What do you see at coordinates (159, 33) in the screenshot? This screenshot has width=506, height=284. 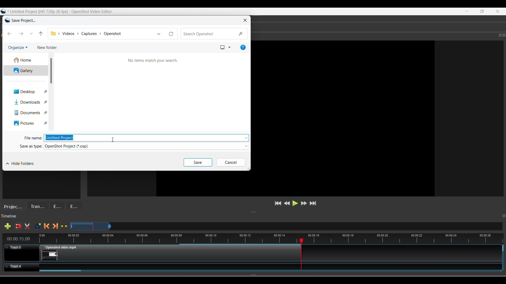 I see `List of previous locations` at bounding box center [159, 33].